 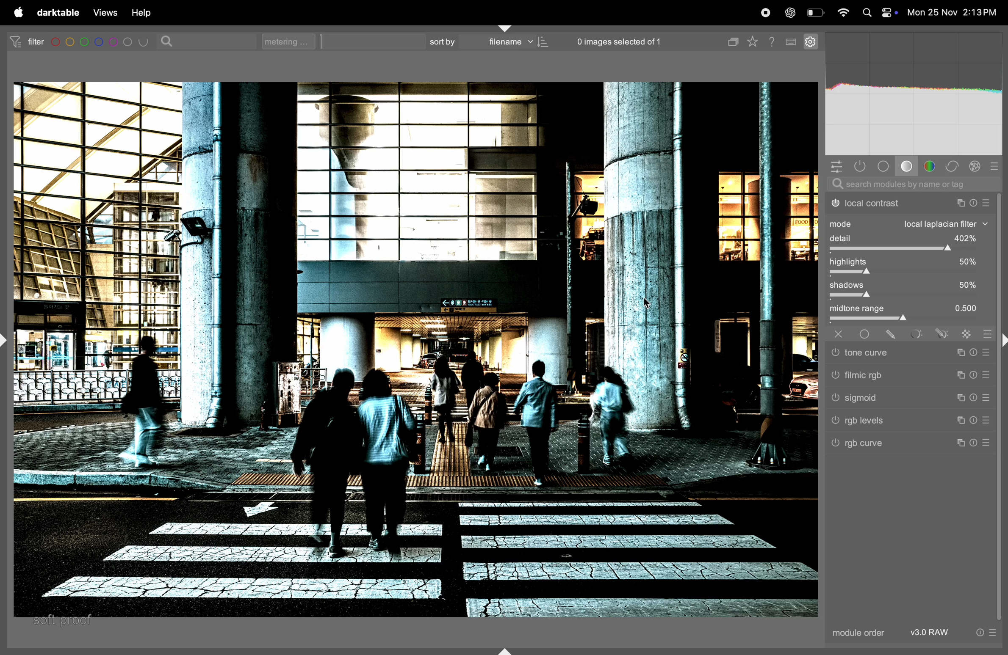 I want to click on tone, so click(x=885, y=165).